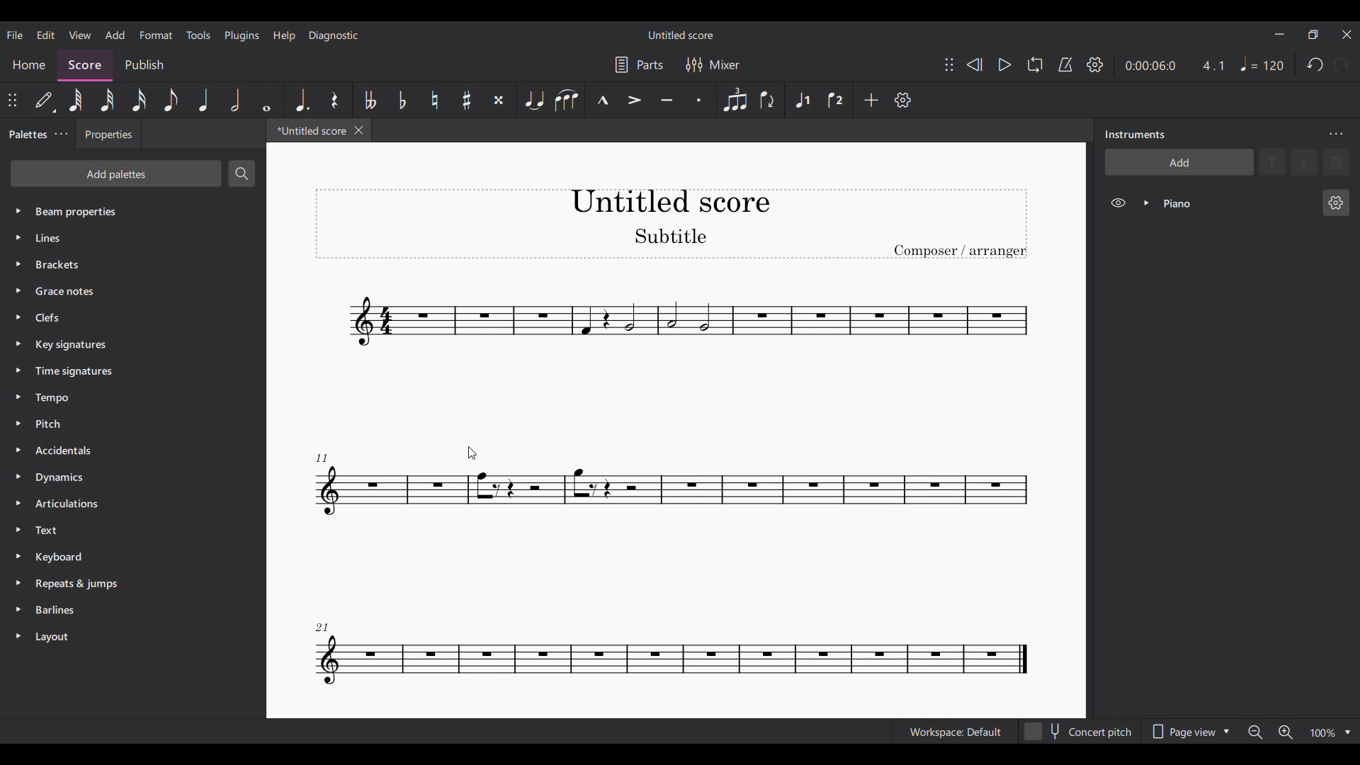 This screenshot has height=765, width=1360. I want to click on Toggle natural, so click(434, 100).